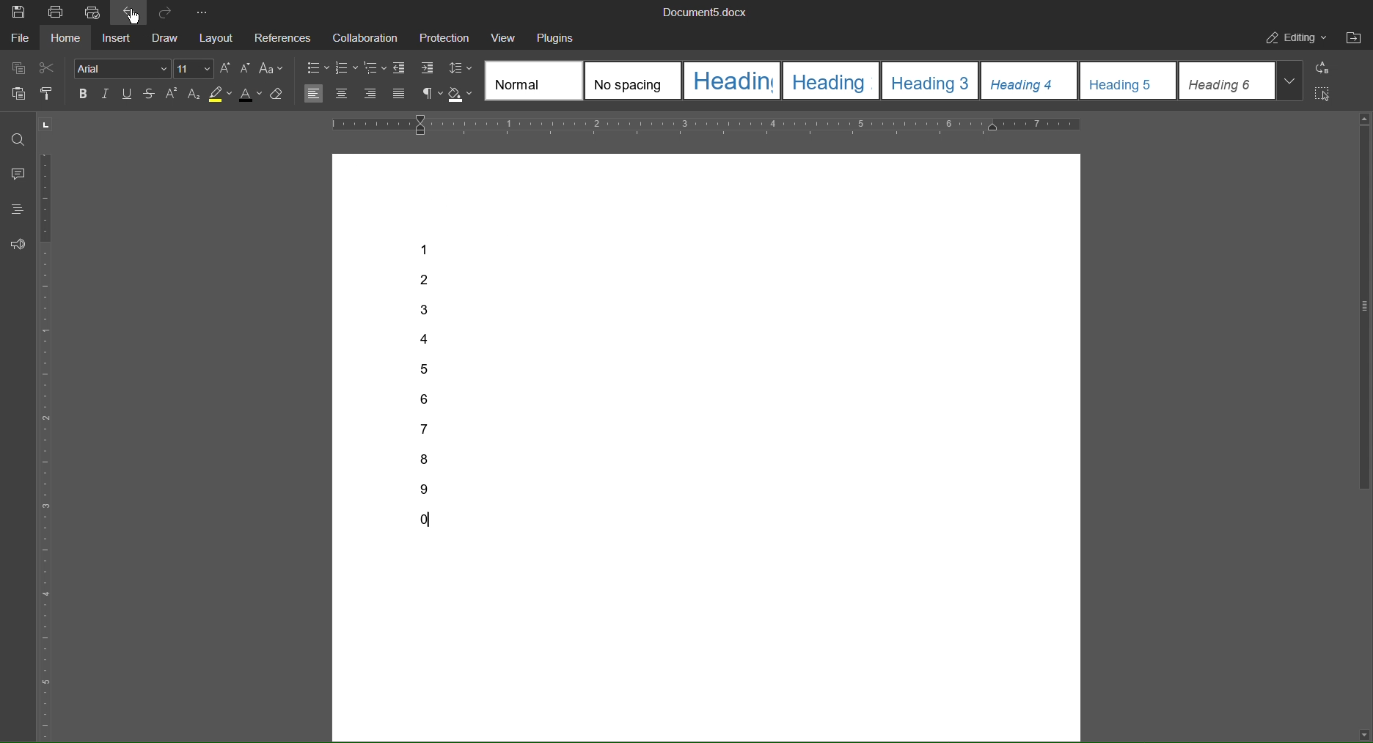  What do you see at coordinates (532, 81) in the screenshot?
I see `template` at bounding box center [532, 81].